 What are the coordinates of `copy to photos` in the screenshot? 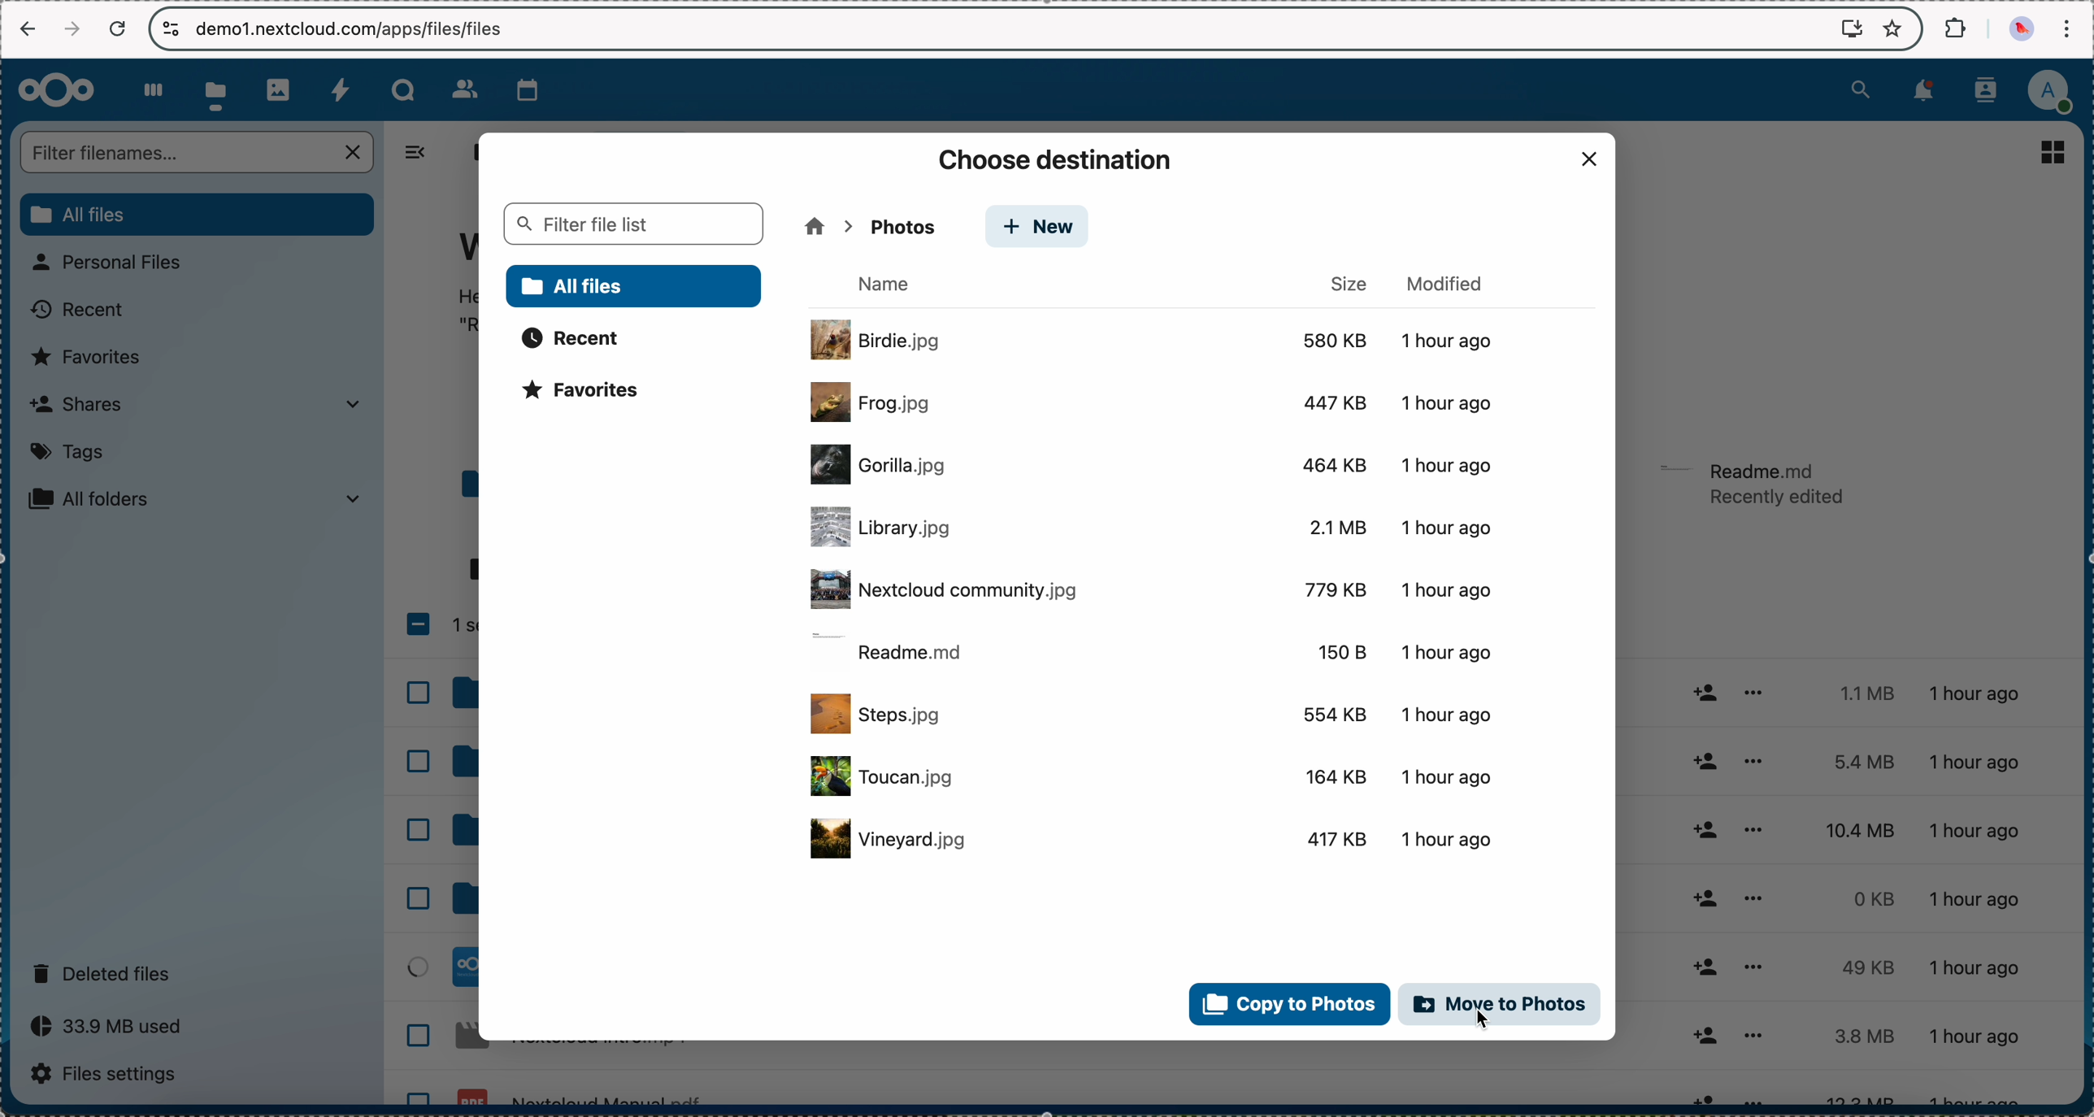 It's located at (1285, 1004).